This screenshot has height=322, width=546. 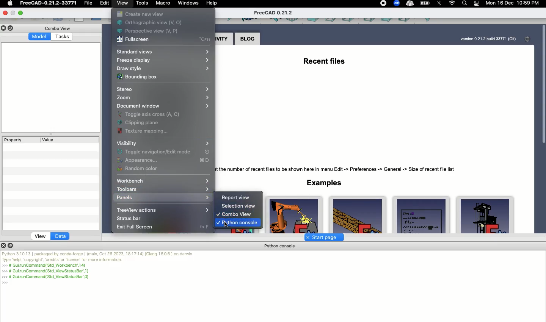 What do you see at coordinates (41, 236) in the screenshot?
I see `View` at bounding box center [41, 236].